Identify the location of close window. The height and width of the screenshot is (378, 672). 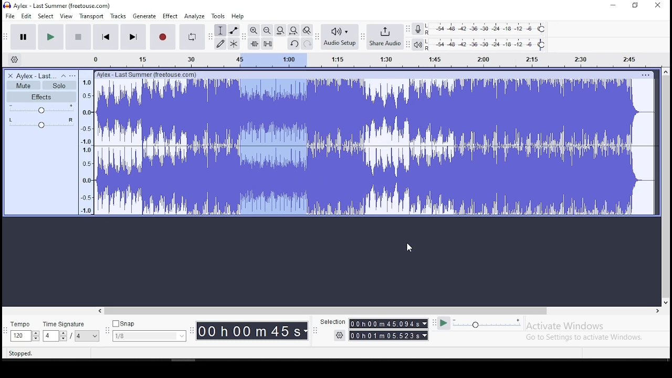
(658, 6).